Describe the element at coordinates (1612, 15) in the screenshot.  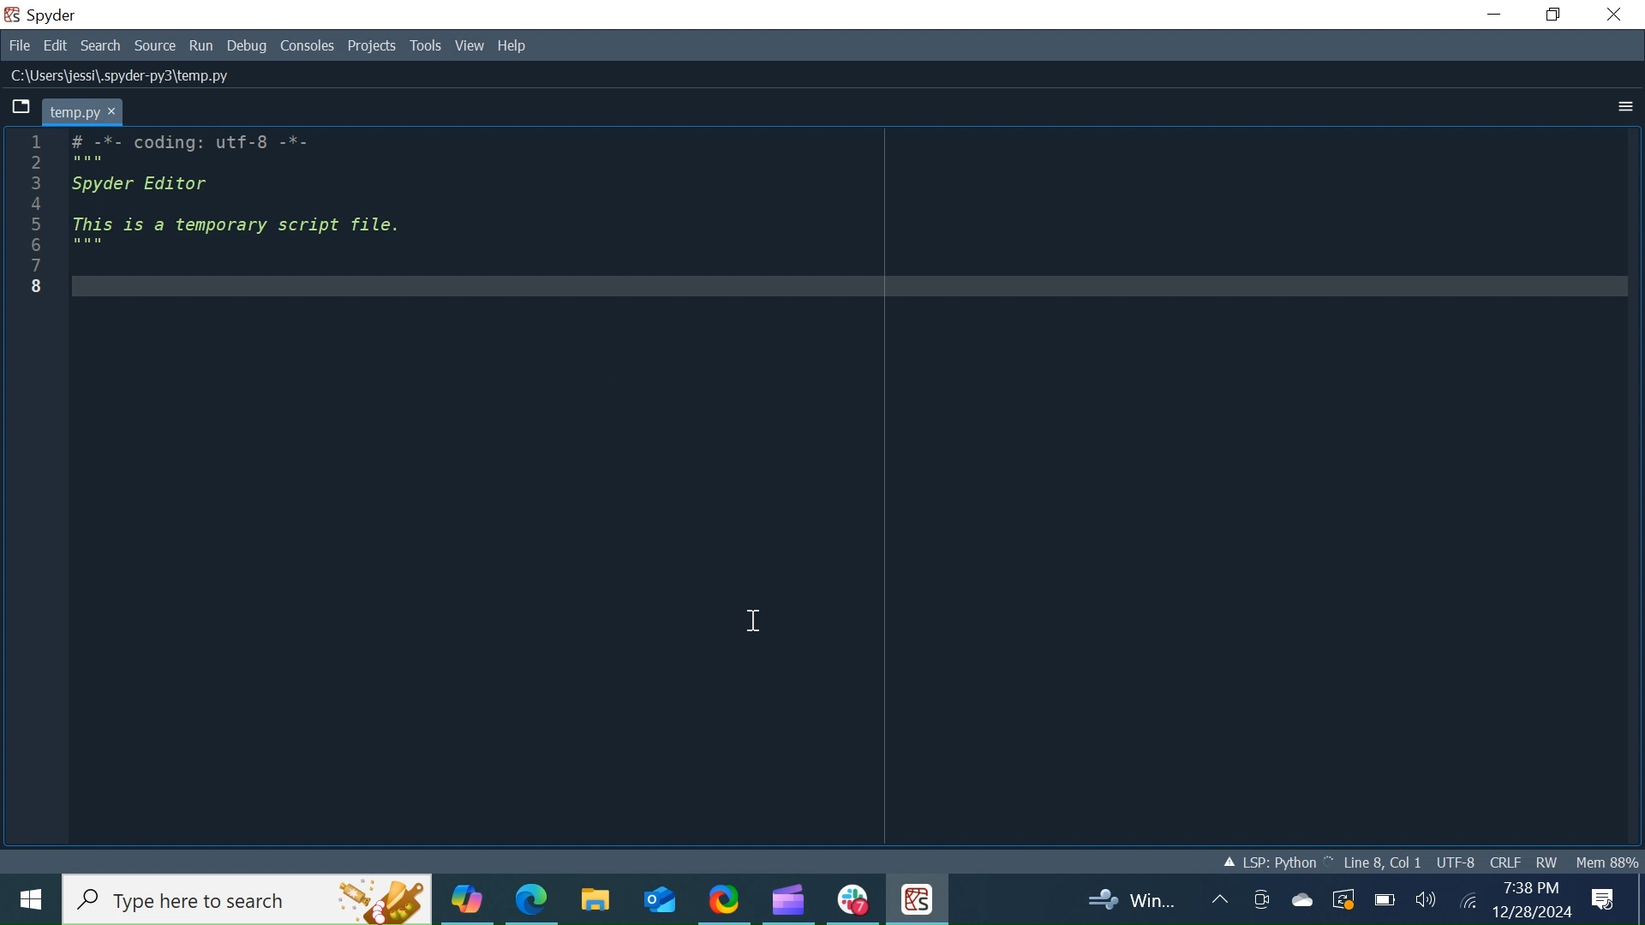
I see `Close` at that location.